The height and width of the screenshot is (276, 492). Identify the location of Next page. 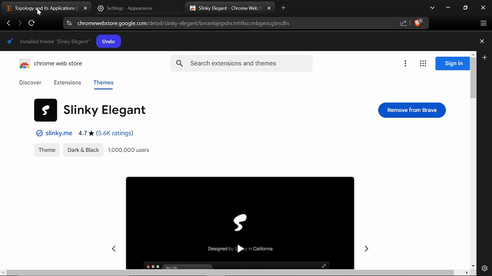
(20, 24).